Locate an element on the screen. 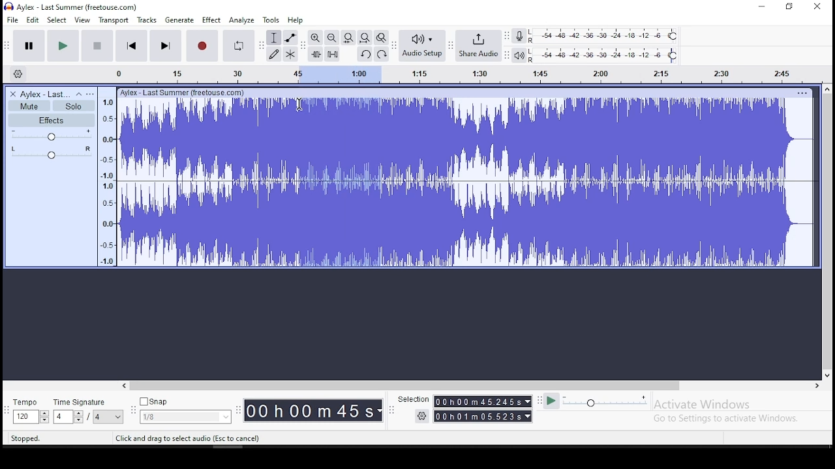 The height and width of the screenshot is (469, 835). undo is located at coordinates (364, 54).